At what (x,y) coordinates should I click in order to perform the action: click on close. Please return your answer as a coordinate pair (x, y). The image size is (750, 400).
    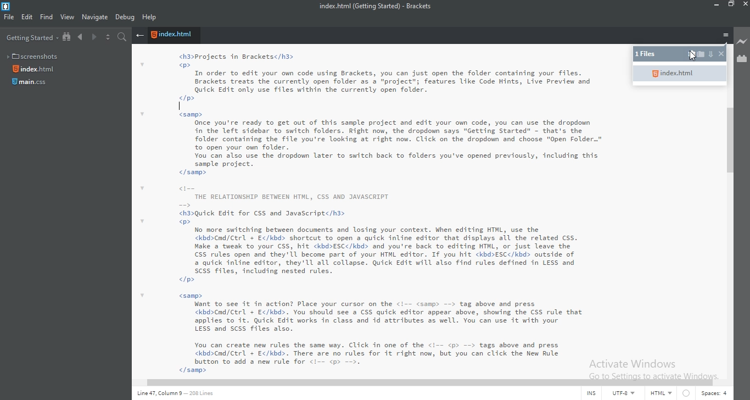
    Looking at the image, I should click on (745, 4).